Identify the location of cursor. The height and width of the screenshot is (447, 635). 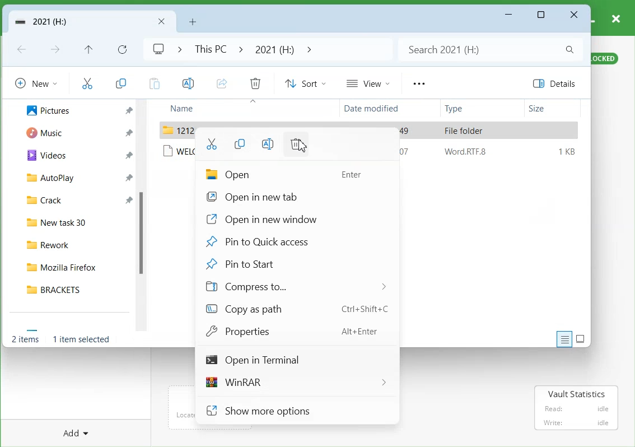
(304, 147).